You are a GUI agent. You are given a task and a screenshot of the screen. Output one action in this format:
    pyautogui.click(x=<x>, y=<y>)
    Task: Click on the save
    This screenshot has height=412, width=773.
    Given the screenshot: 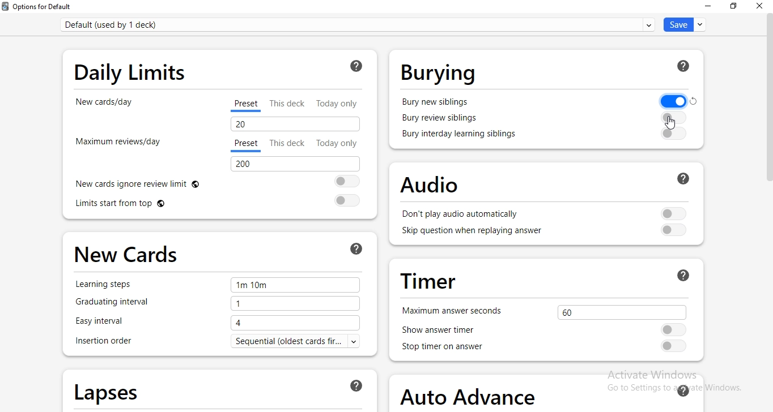 What is the action you would take?
    pyautogui.click(x=683, y=24)
    